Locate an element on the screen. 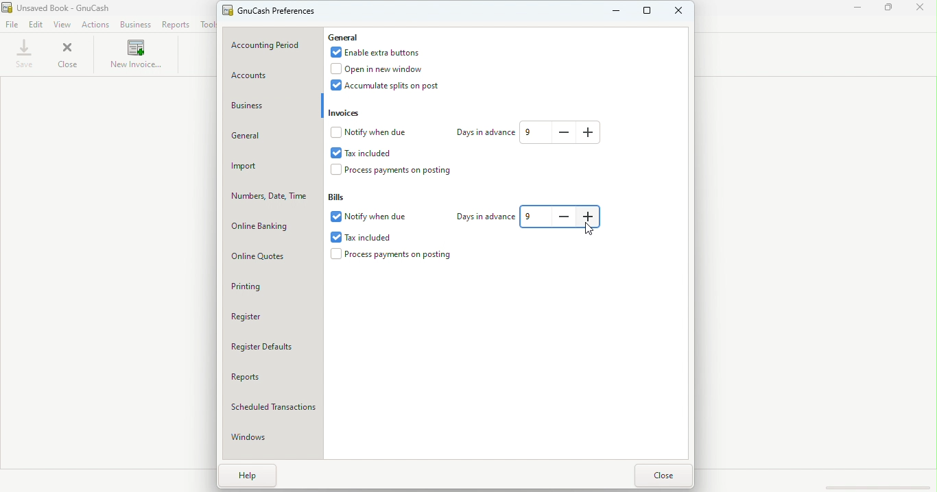 This screenshot has width=937, height=492. Days in advance is located at coordinates (486, 217).